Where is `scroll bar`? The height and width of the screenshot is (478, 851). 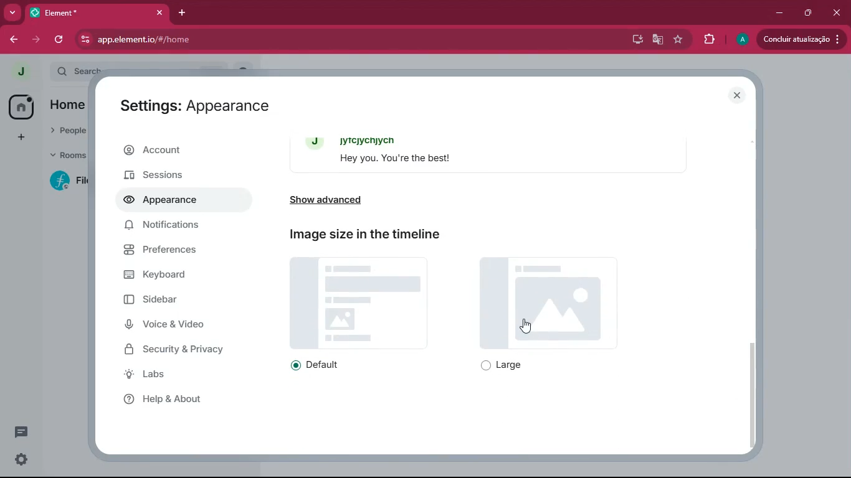
scroll bar is located at coordinates (756, 394).